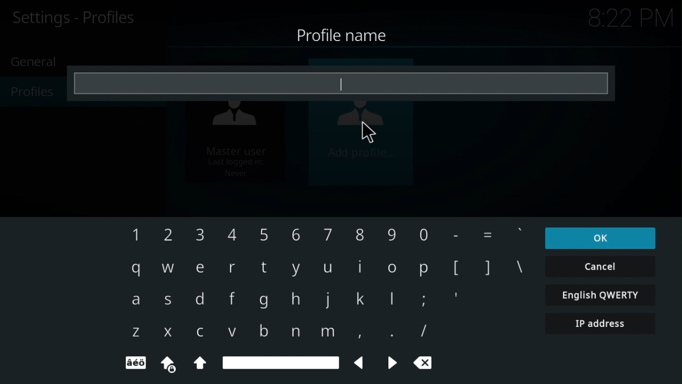 Image resolution: width=682 pixels, height=384 pixels. What do you see at coordinates (361, 363) in the screenshot?
I see `backward` at bounding box center [361, 363].